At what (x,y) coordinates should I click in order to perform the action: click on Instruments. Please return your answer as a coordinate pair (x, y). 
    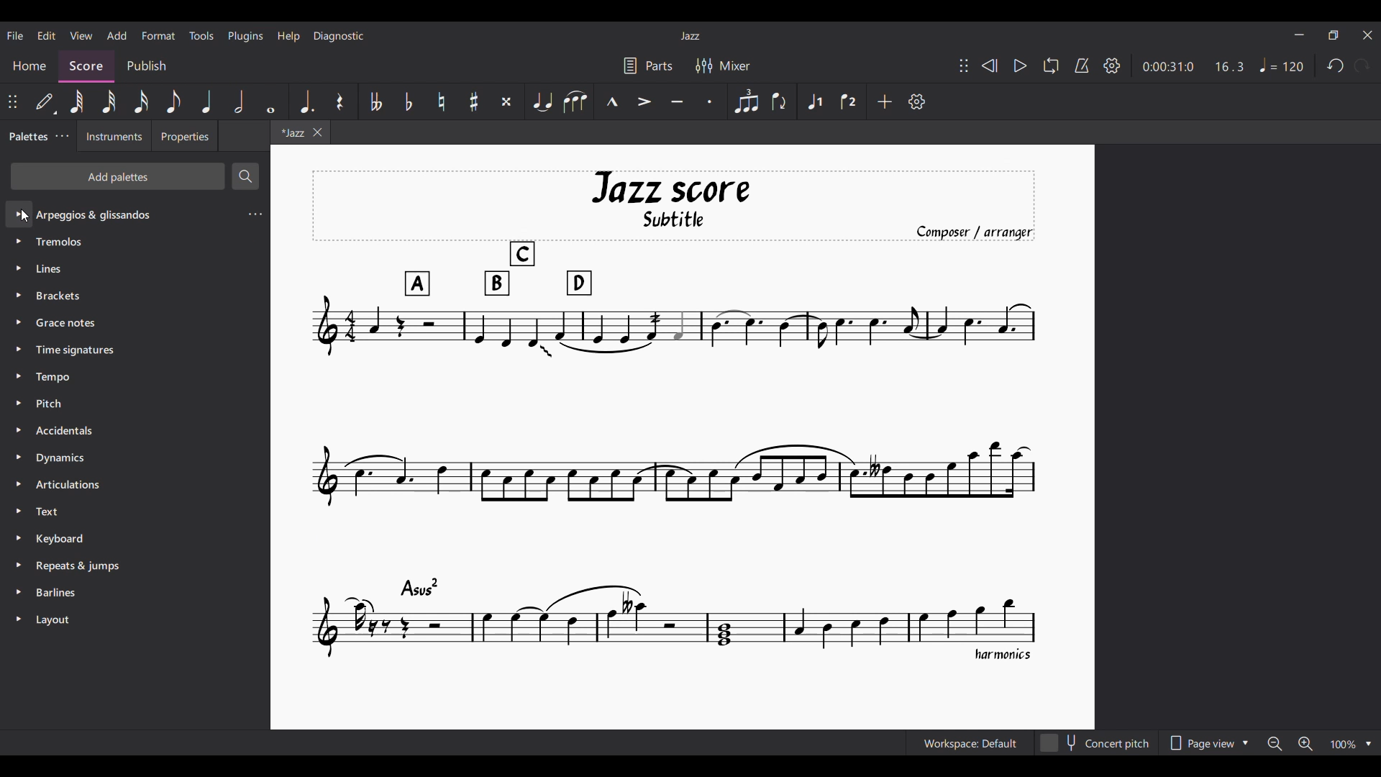
    Looking at the image, I should click on (114, 139).